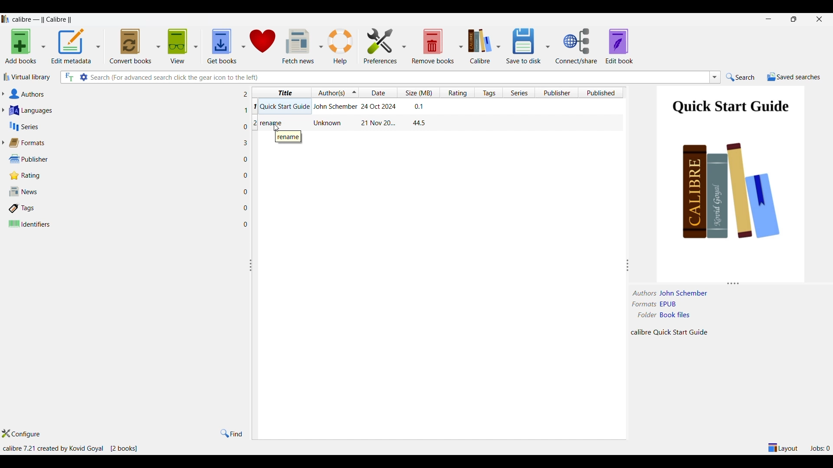 The width and height of the screenshot is (833, 468). I want to click on Saved searches, so click(794, 77).